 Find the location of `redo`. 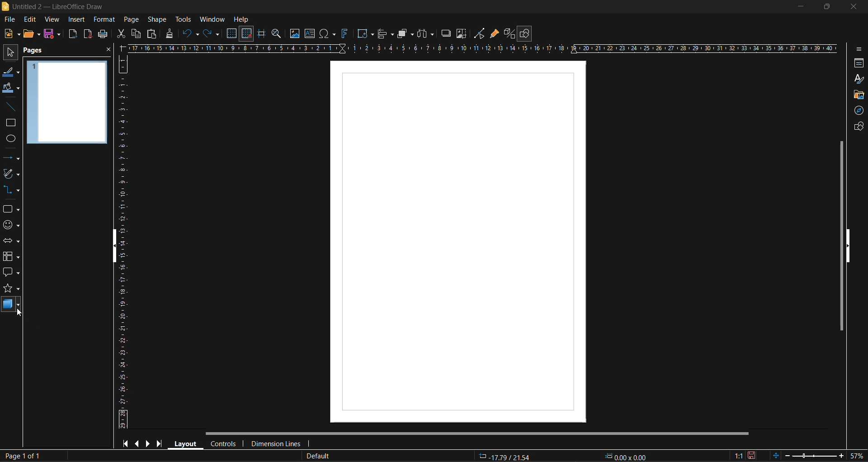

redo is located at coordinates (210, 35).